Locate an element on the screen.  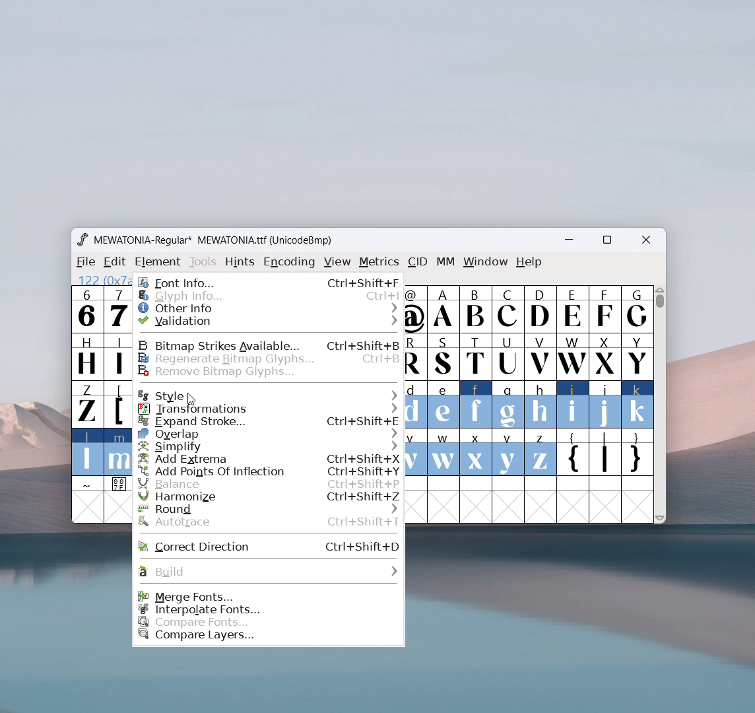
6 is located at coordinates (87, 309).